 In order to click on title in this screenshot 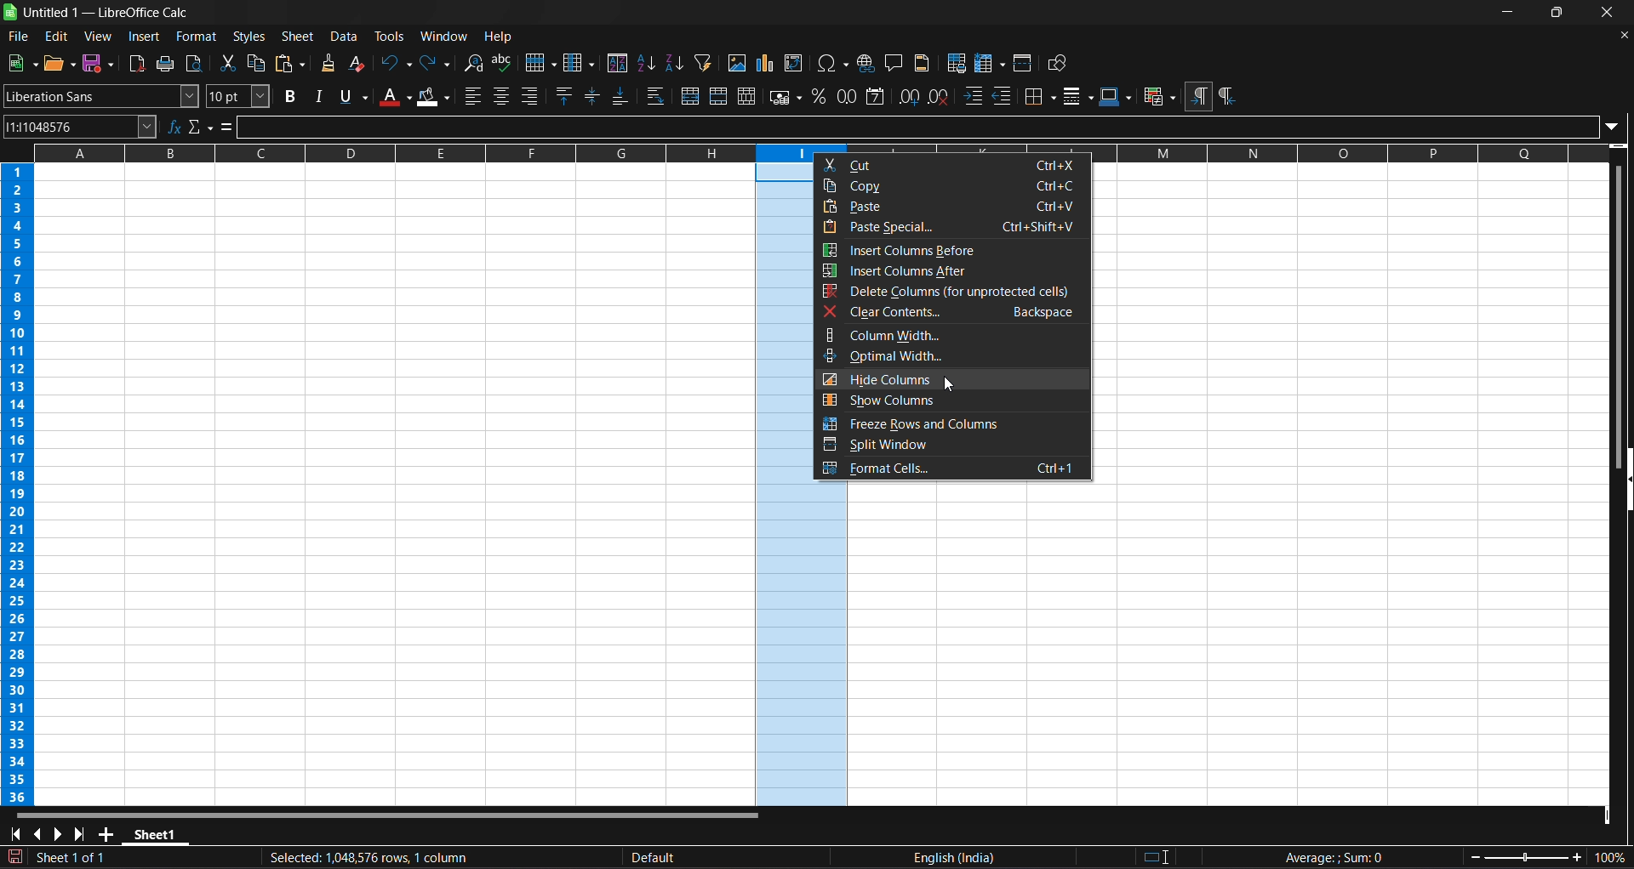, I will do `click(106, 12)`.